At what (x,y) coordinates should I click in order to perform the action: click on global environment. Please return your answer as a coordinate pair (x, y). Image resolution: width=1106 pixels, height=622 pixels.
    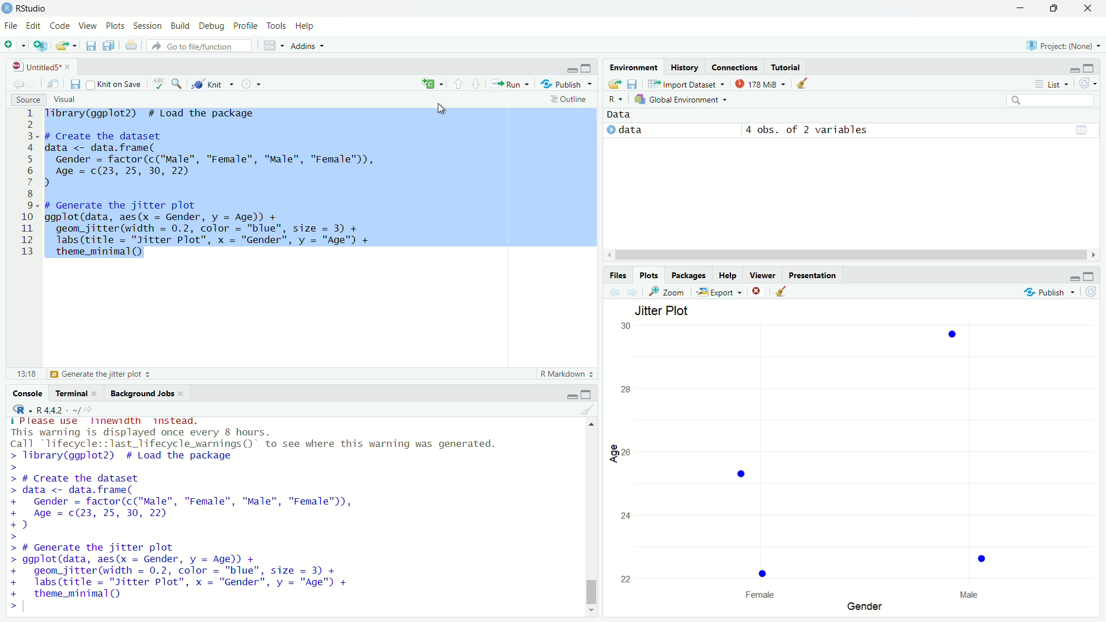
    Looking at the image, I should click on (683, 100).